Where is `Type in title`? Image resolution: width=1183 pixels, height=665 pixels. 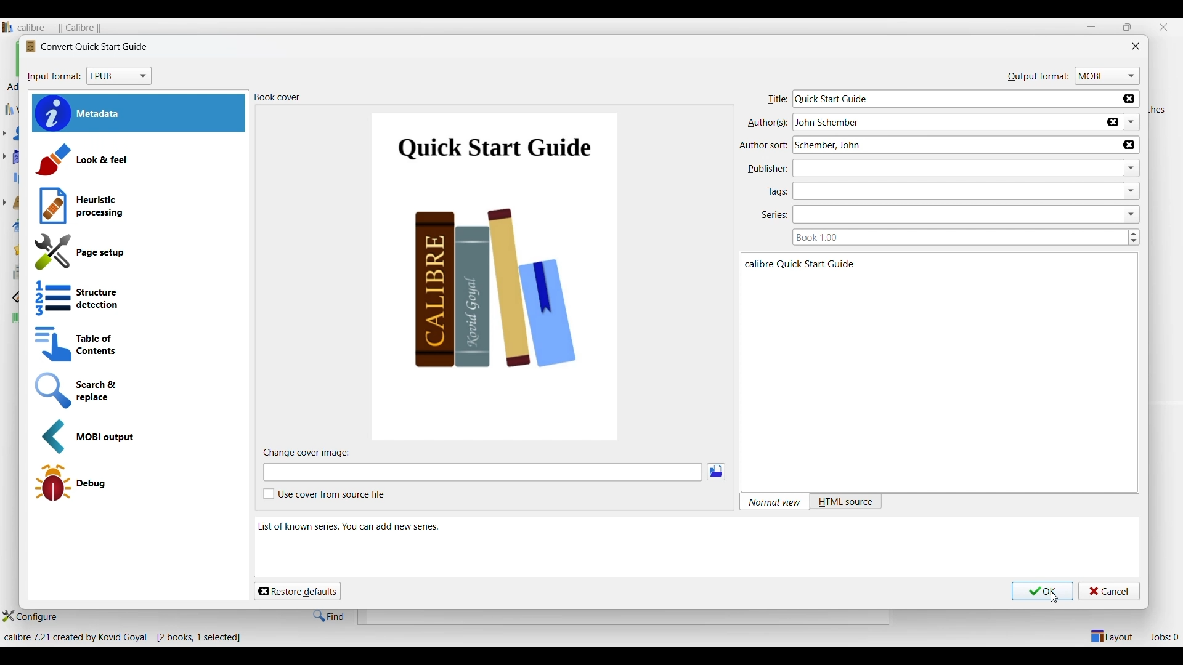 Type in title is located at coordinates (956, 99).